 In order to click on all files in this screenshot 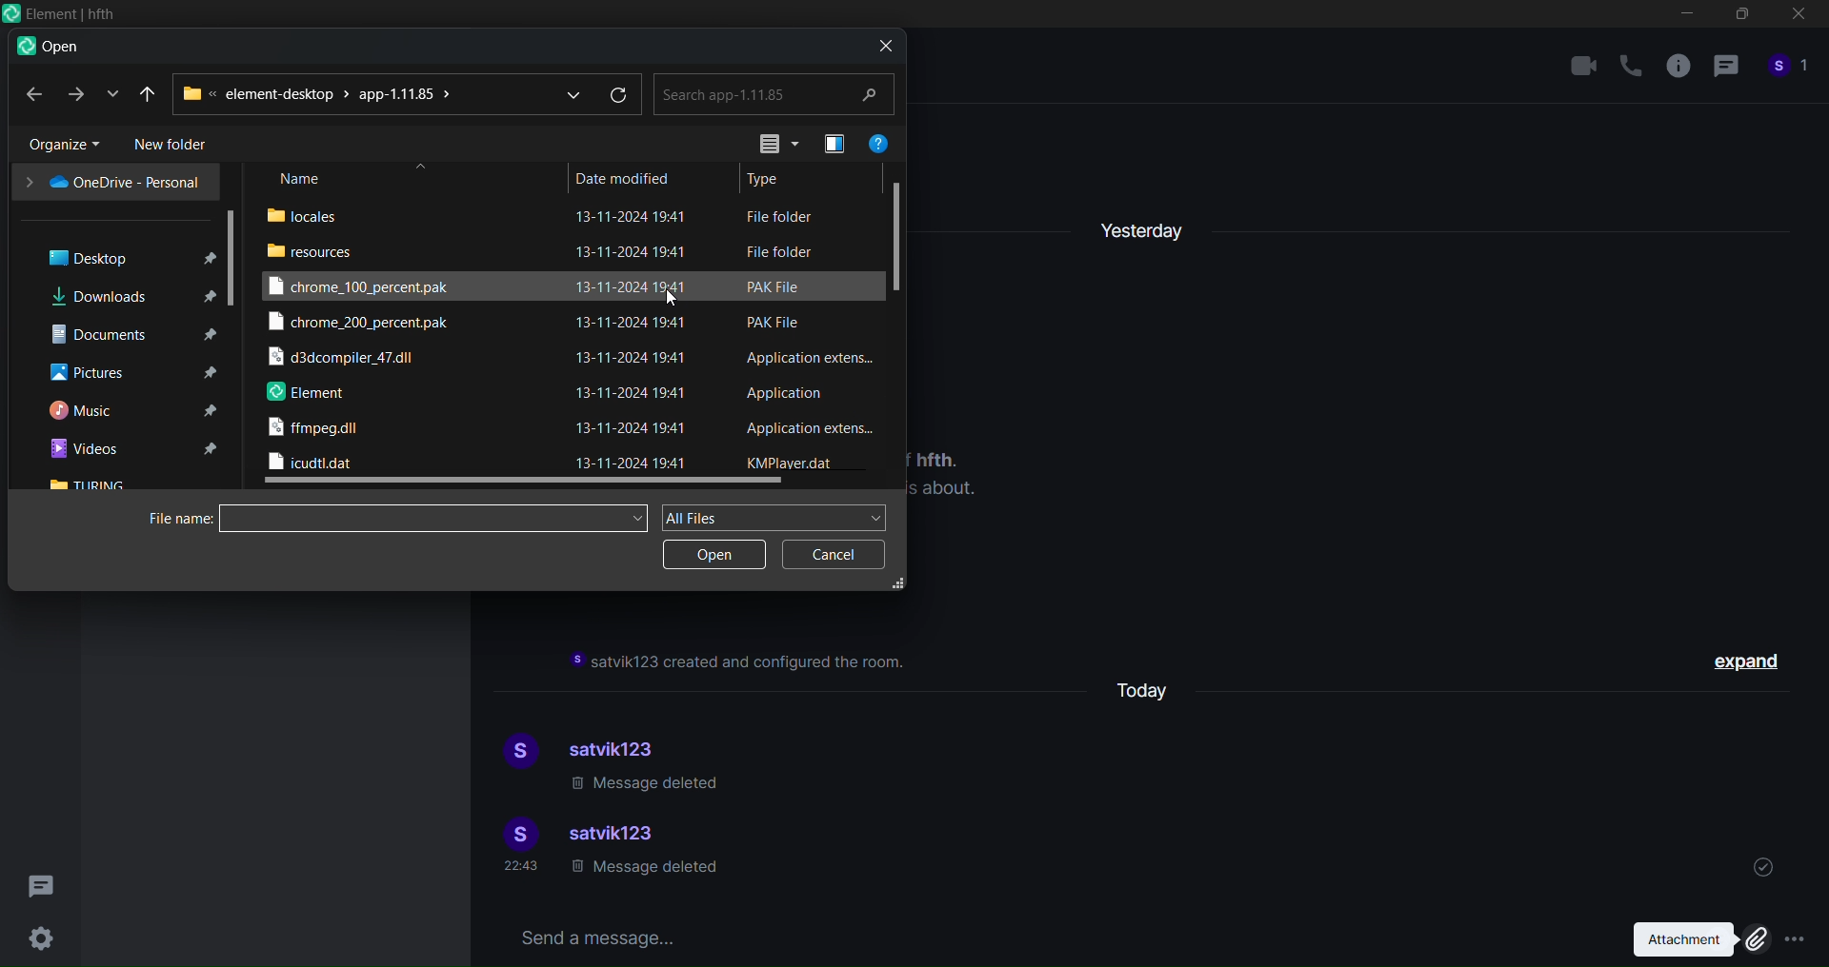, I will do `click(777, 516)`.